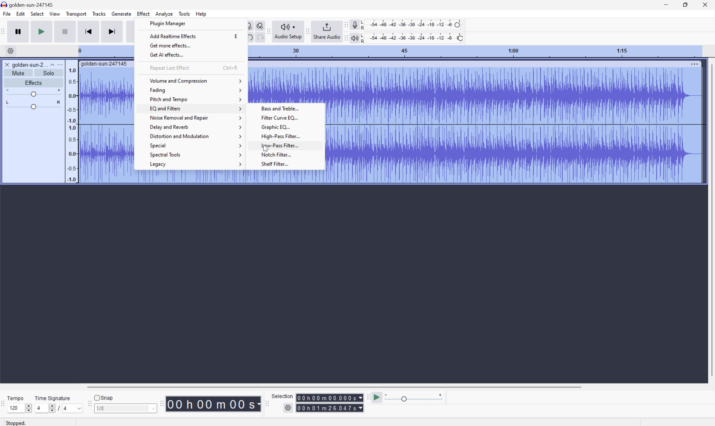 Image resolution: width=715 pixels, height=426 pixels. Describe the element at coordinates (330, 408) in the screenshot. I see `Selection` at that location.